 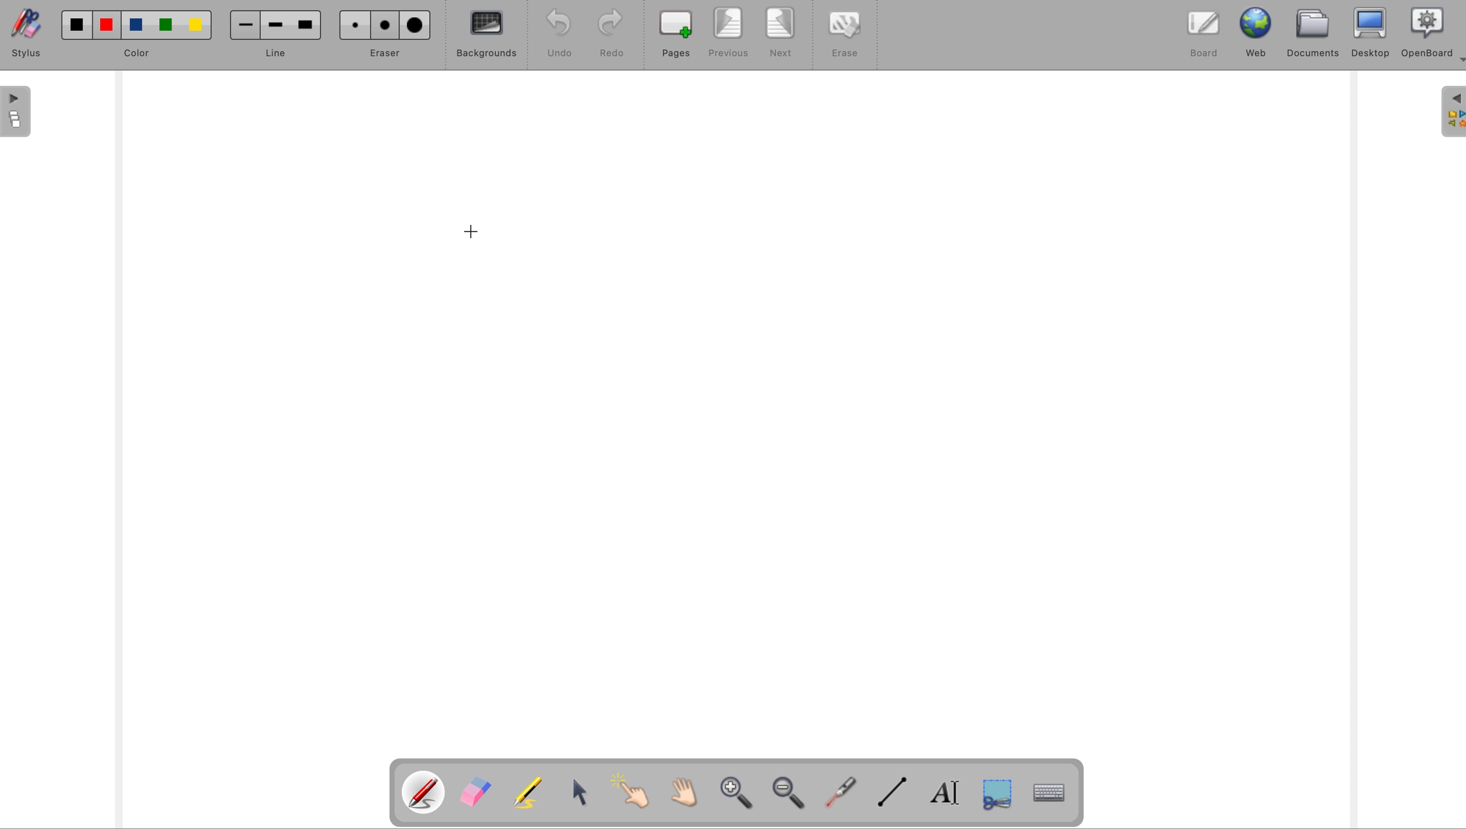 I want to click on line, so click(x=273, y=35).